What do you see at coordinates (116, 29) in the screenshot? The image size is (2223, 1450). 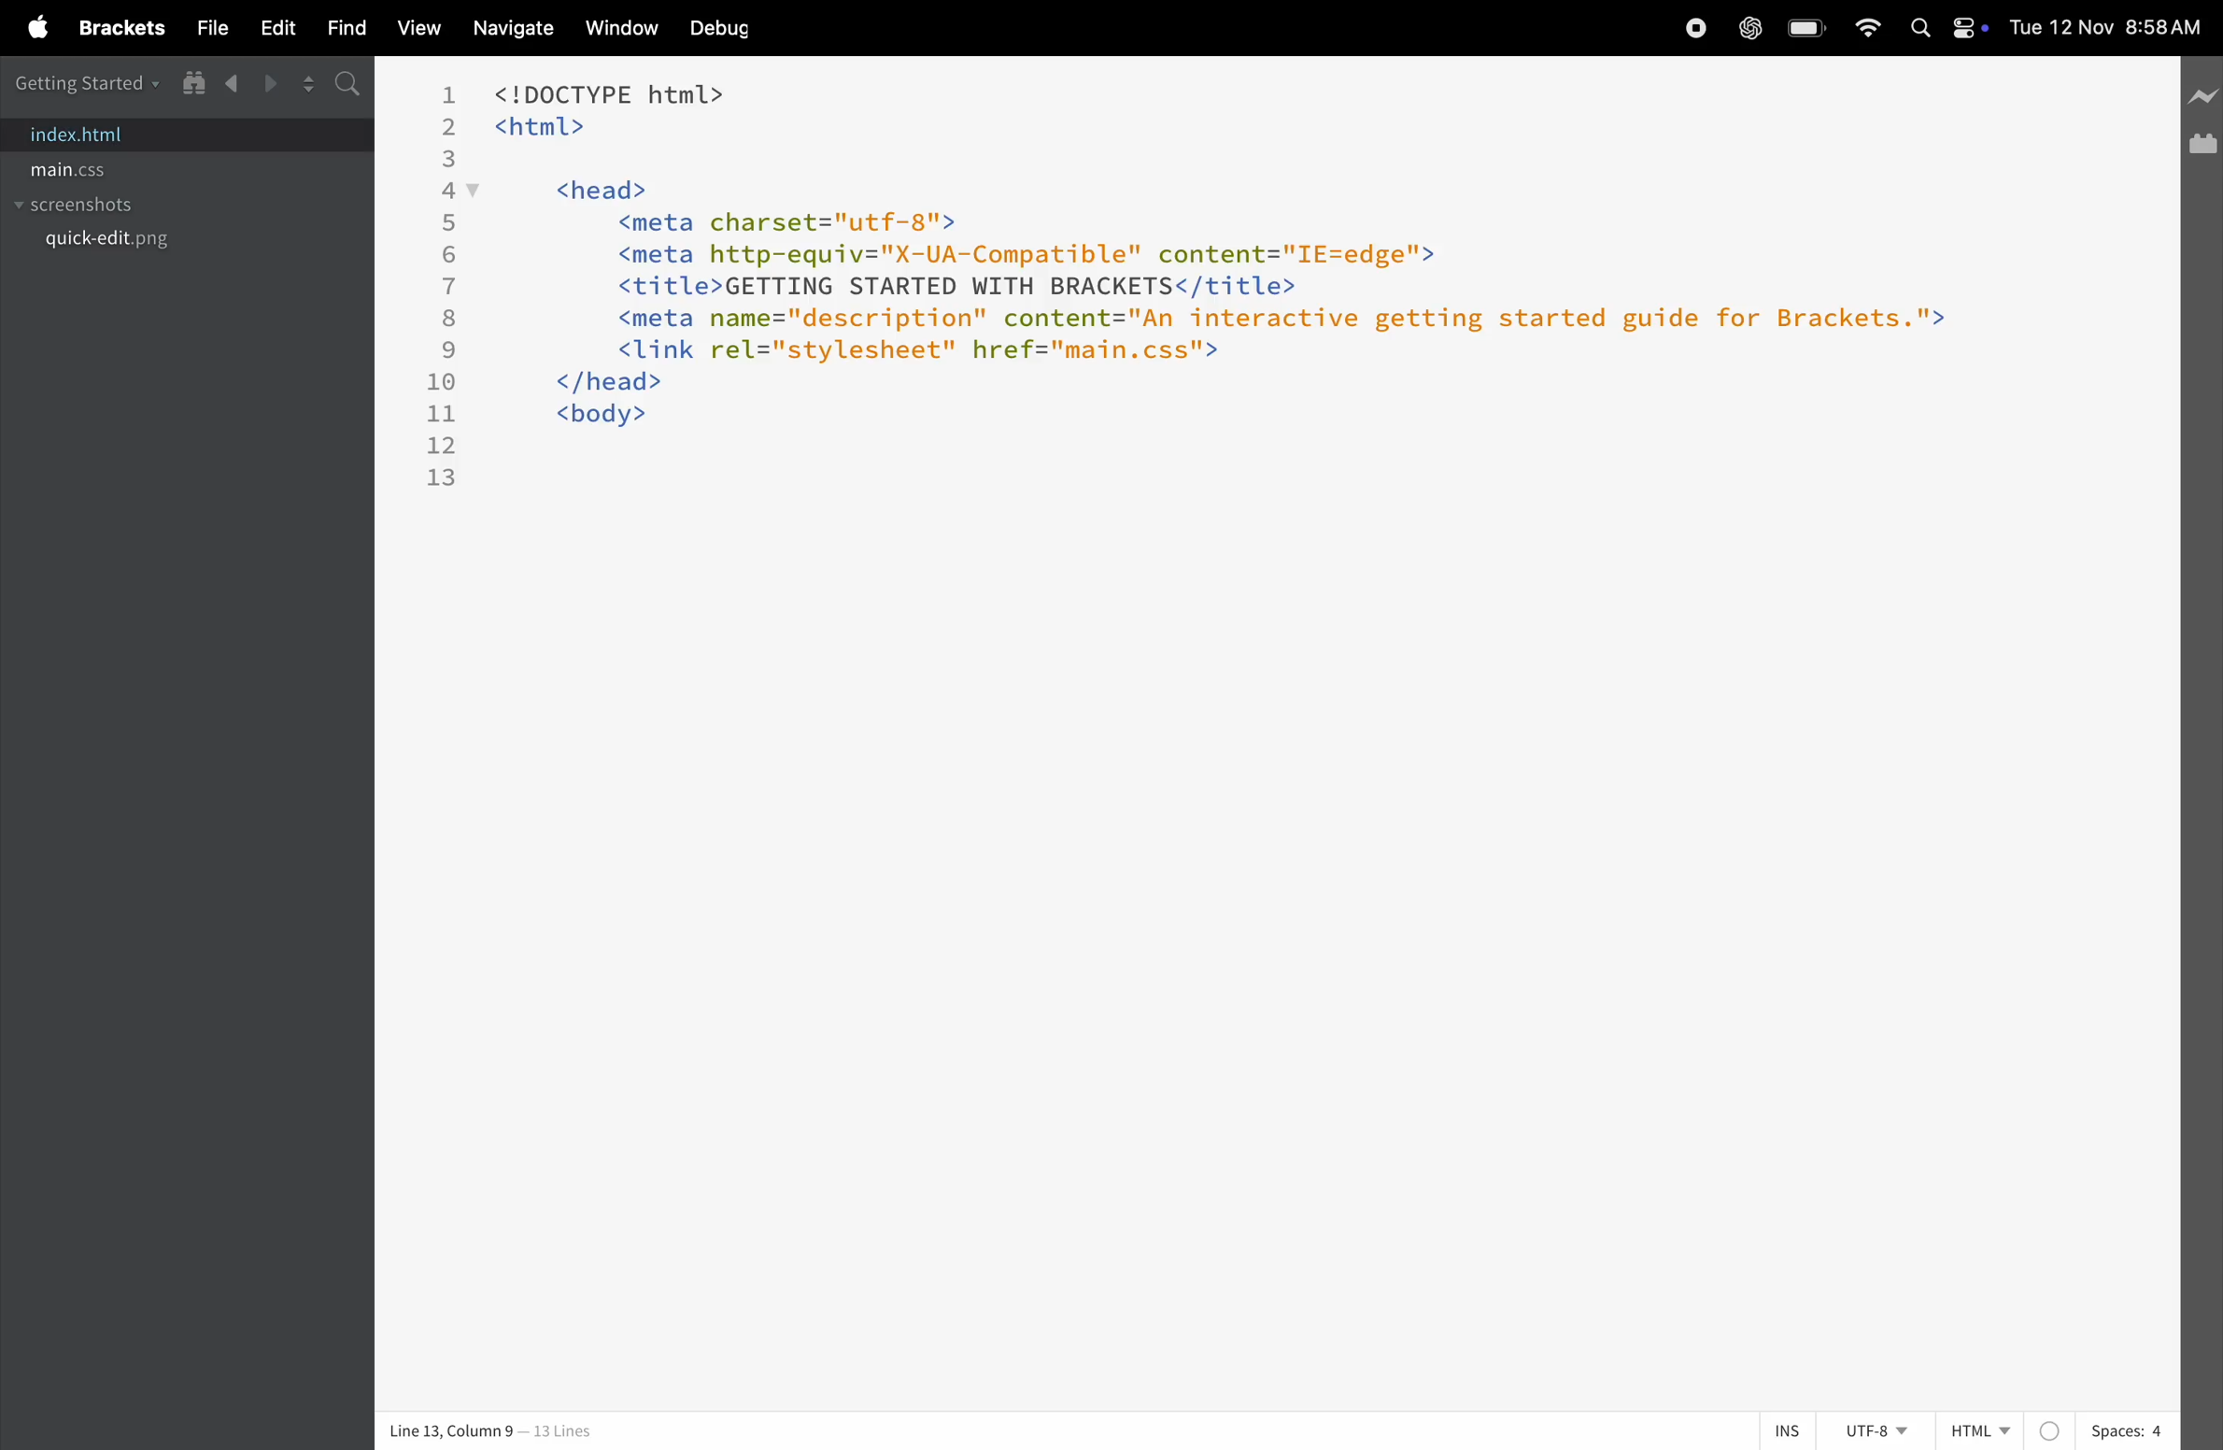 I see `brackets` at bounding box center [116, 29].